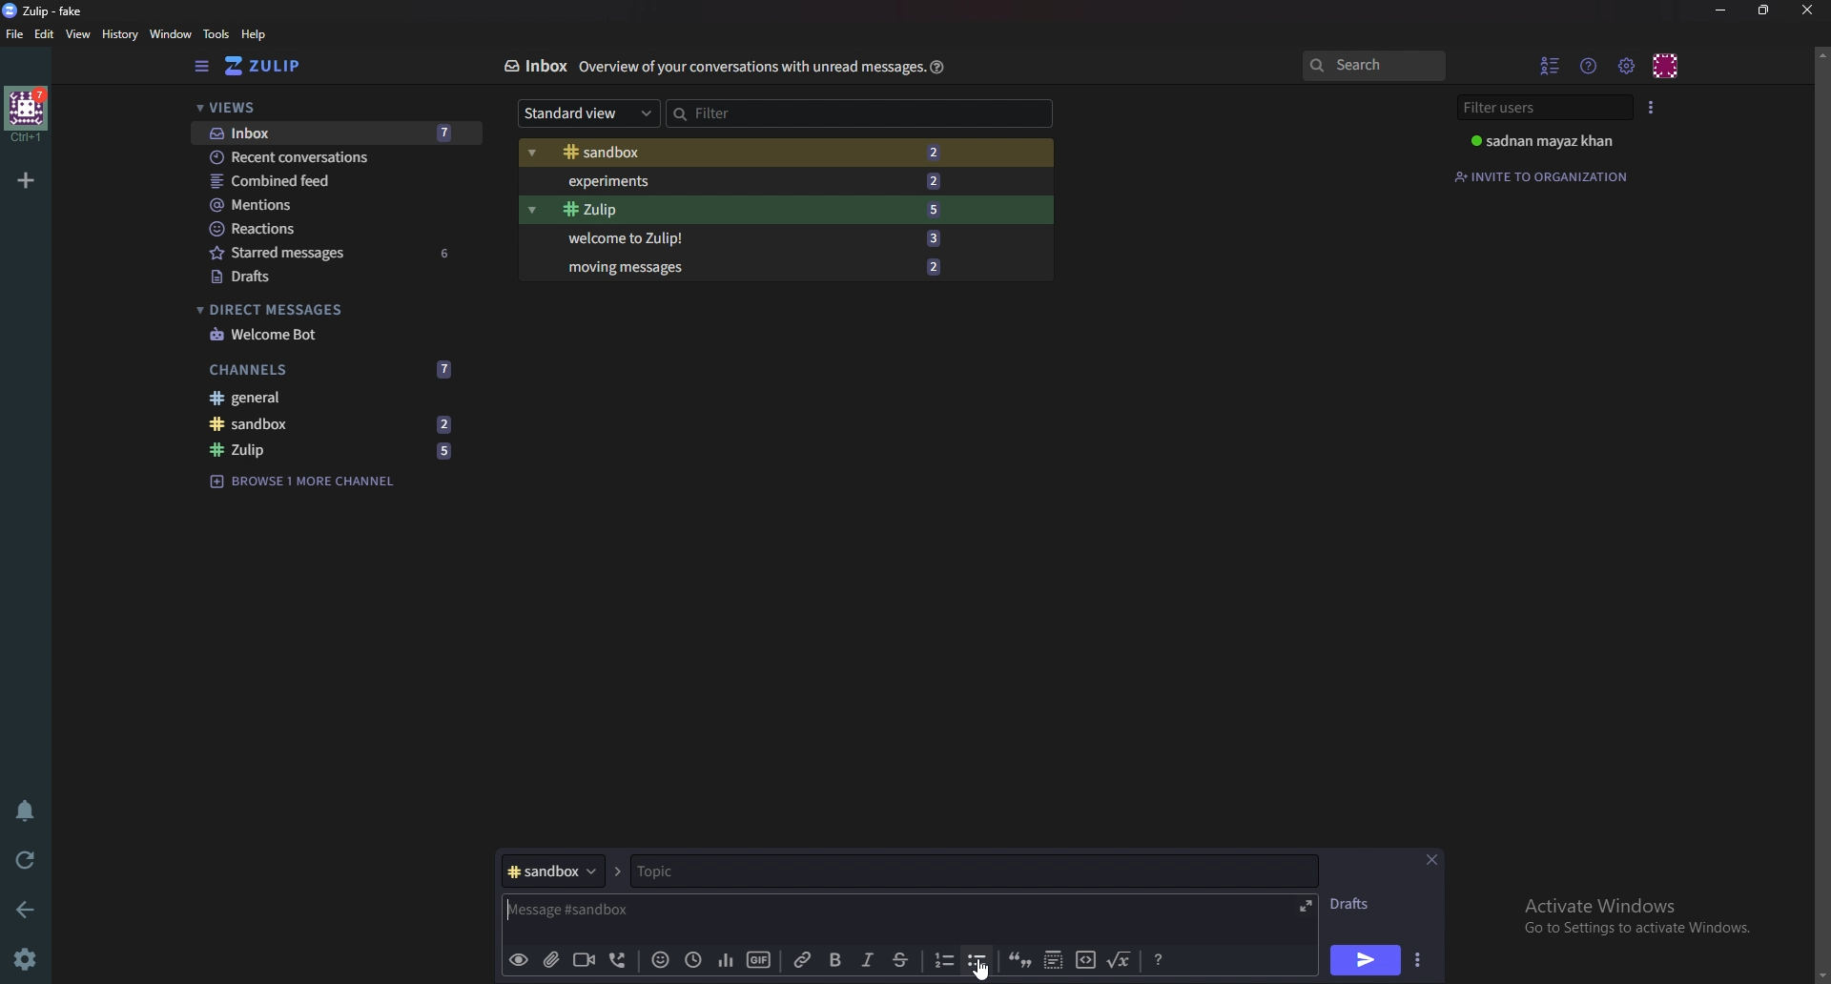  I want to click on Experiments, so click(749, 181).